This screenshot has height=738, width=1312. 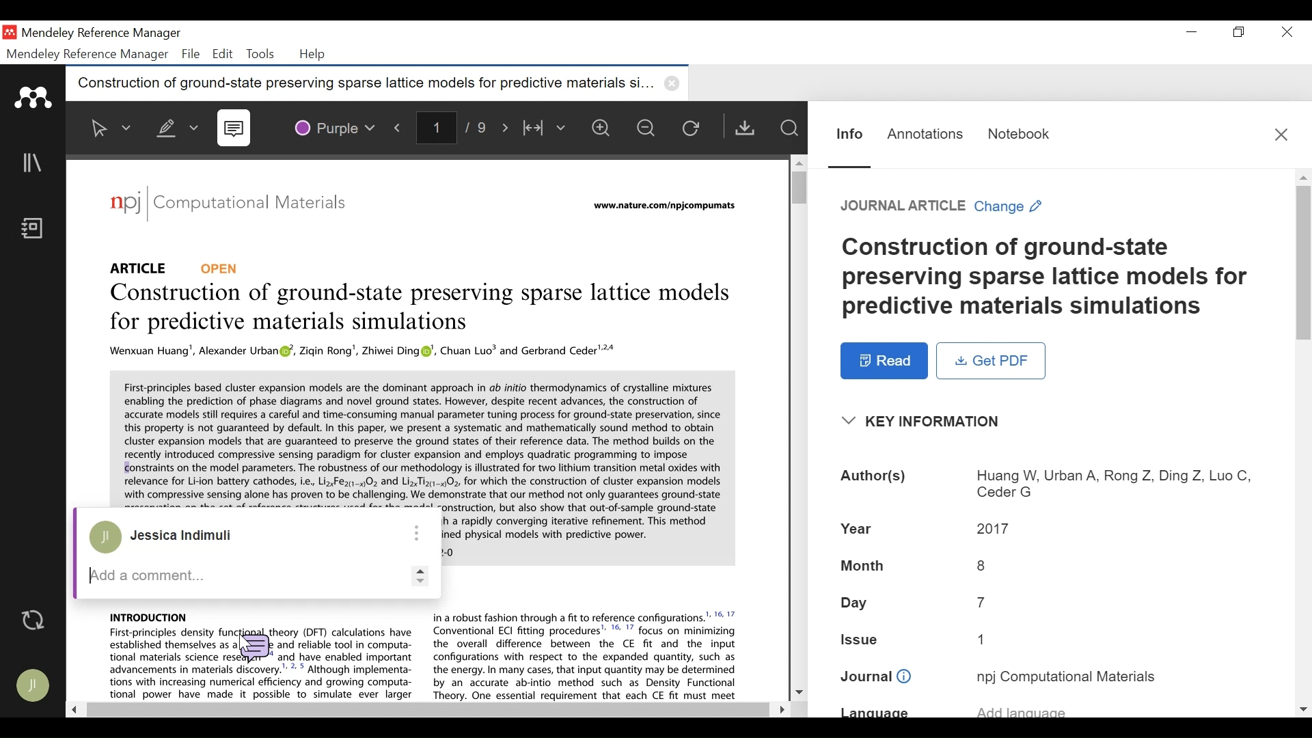 I want to click on Annotations, so click(x=925, y=133).